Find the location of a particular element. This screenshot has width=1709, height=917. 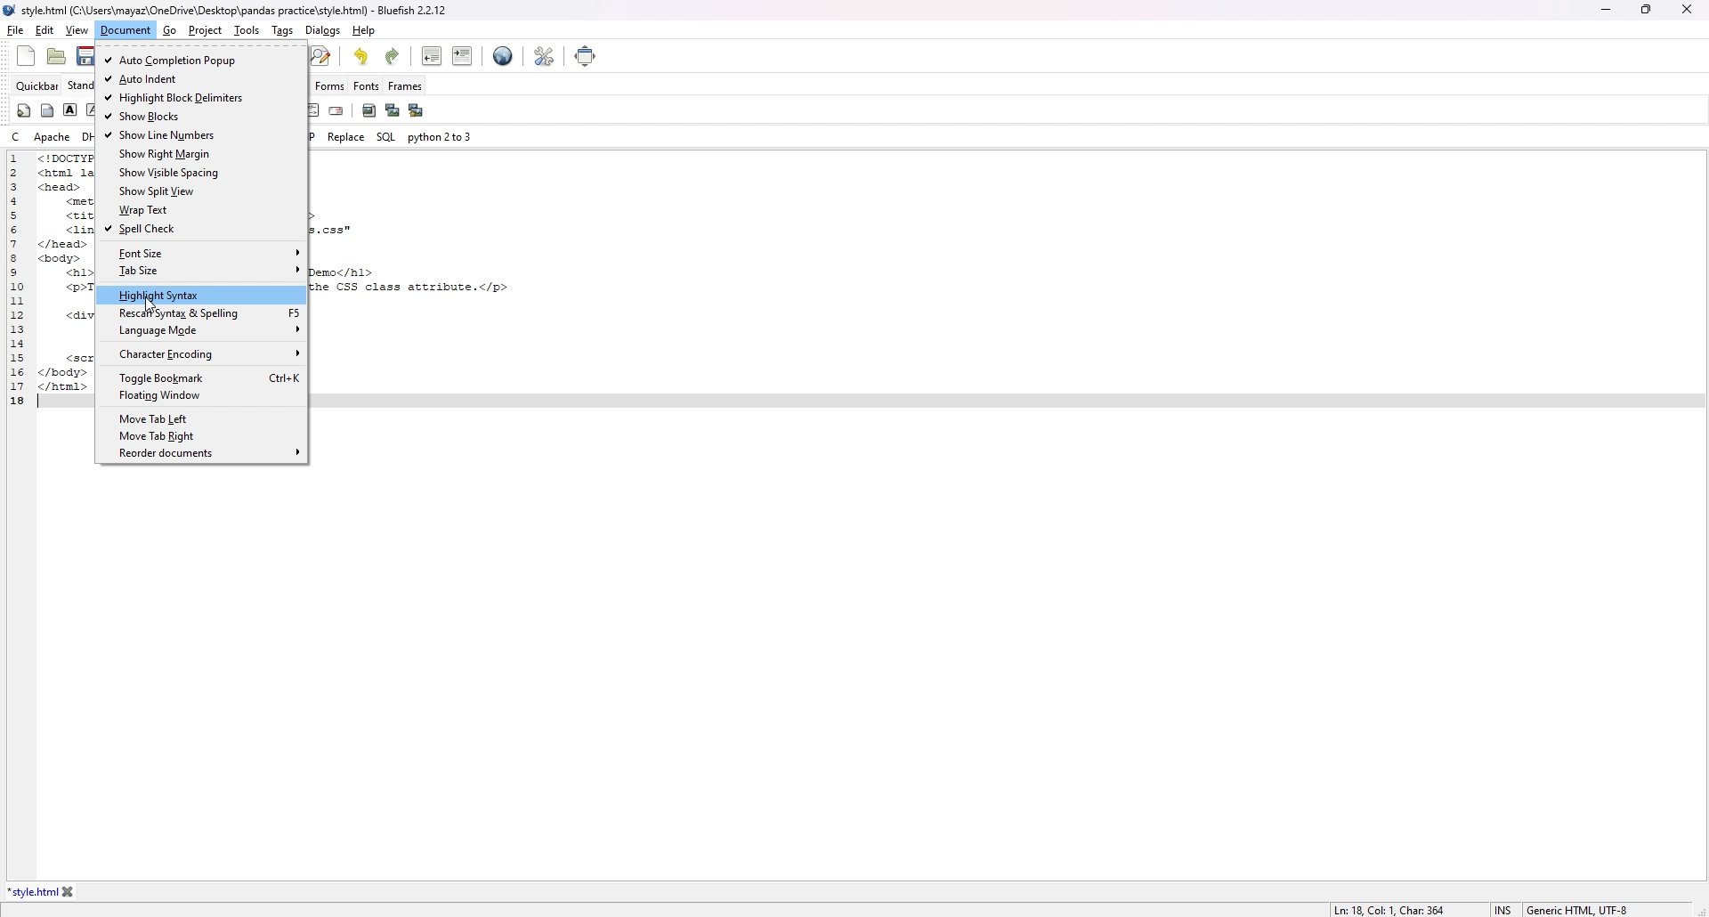

forms is located at coordinates (330, 85).